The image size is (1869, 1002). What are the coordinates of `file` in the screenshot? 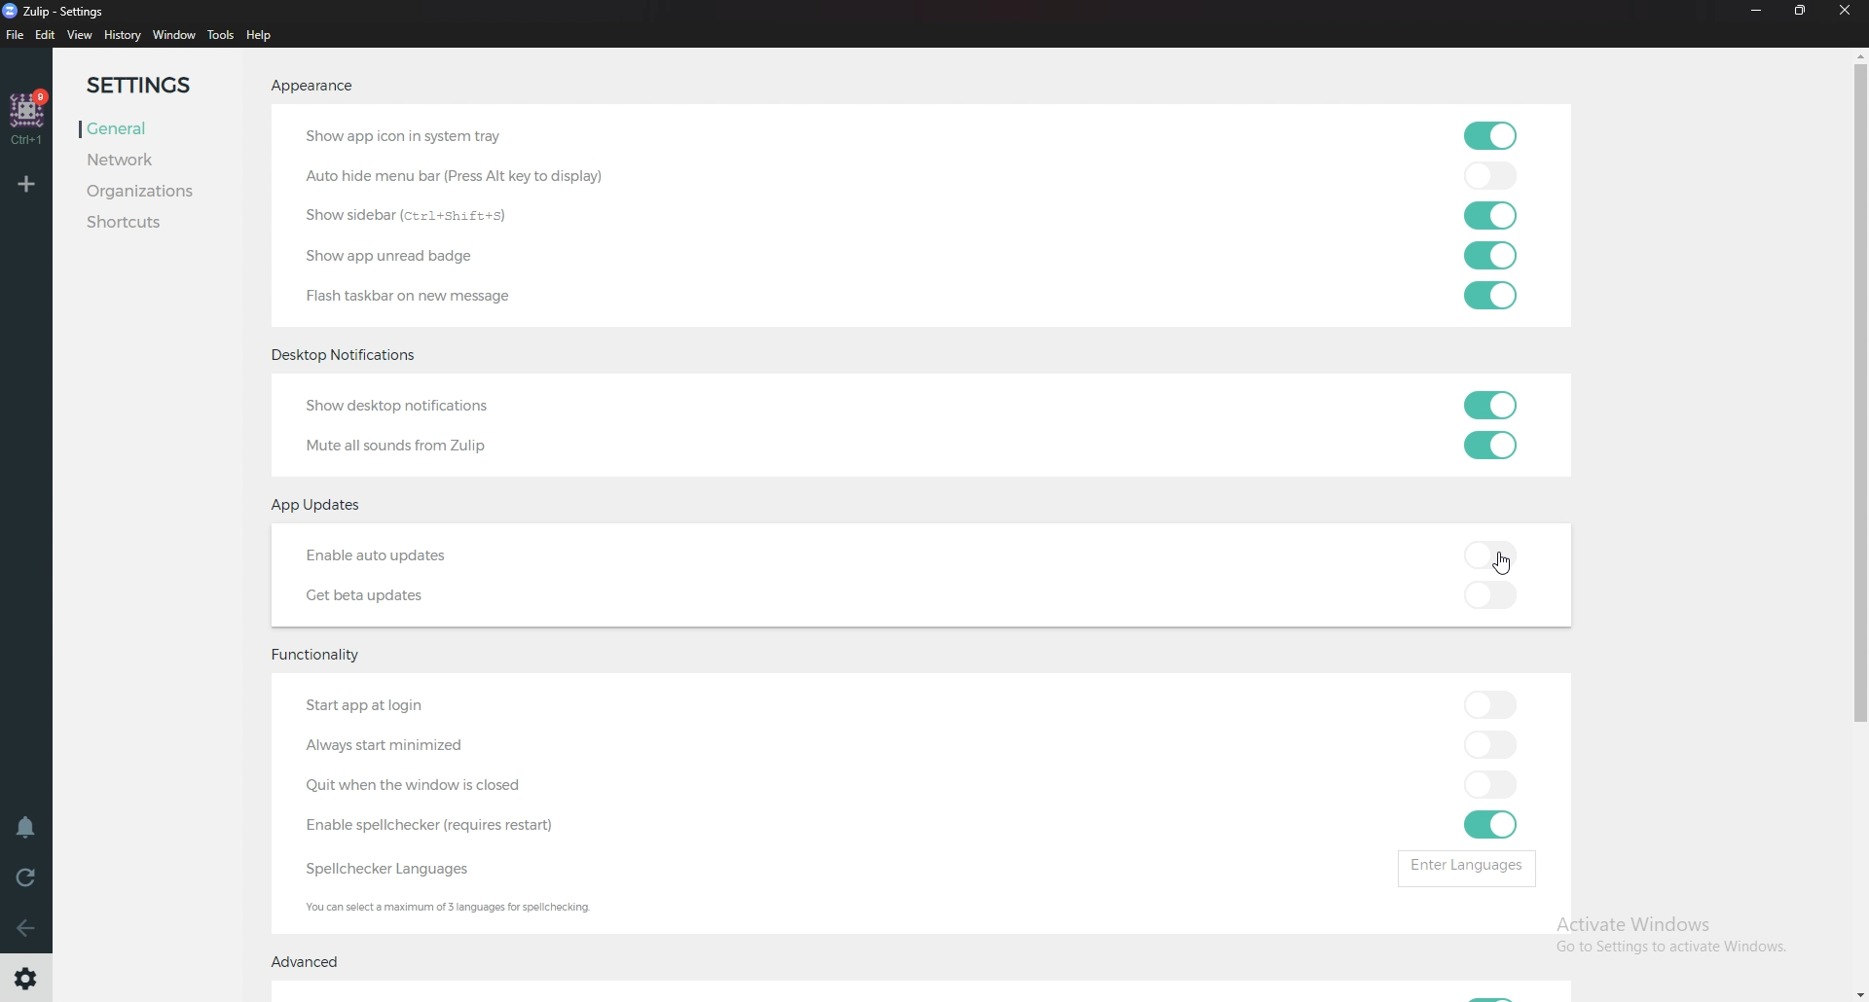 It's located at (15, 35).